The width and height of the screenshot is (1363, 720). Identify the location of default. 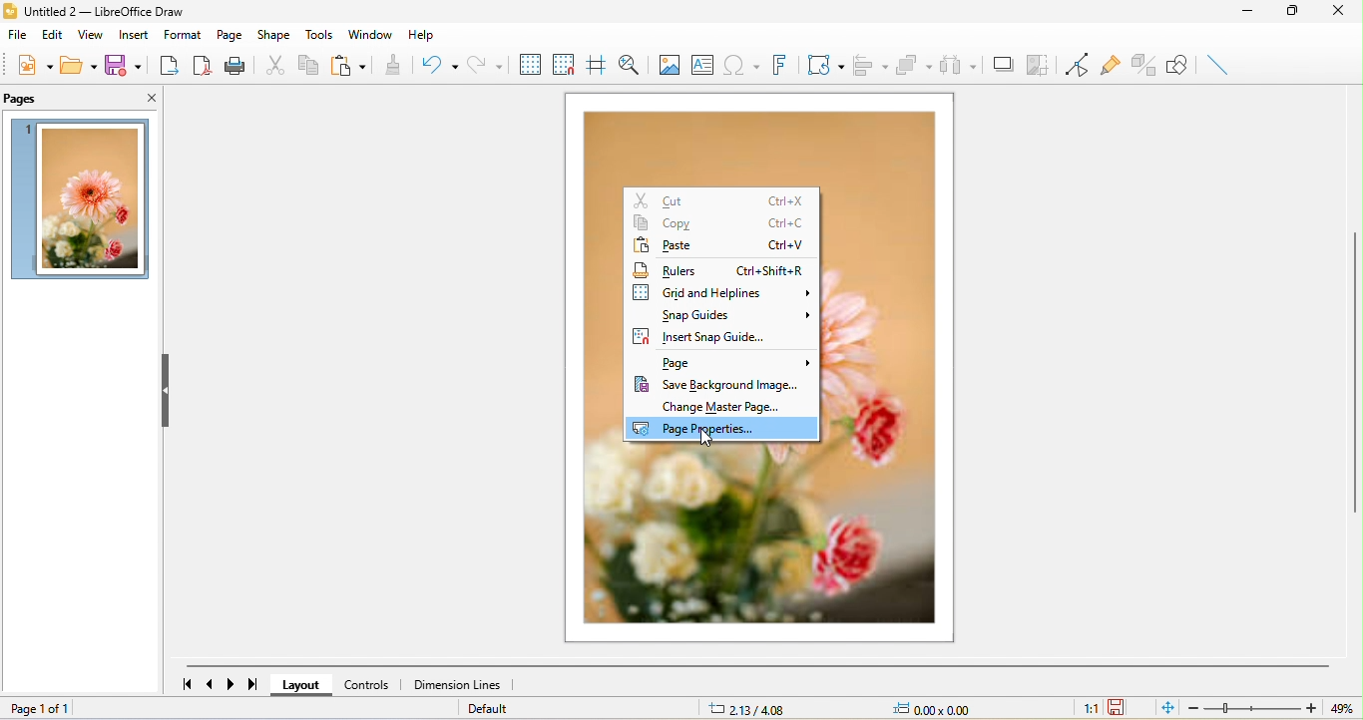
(490, 709).